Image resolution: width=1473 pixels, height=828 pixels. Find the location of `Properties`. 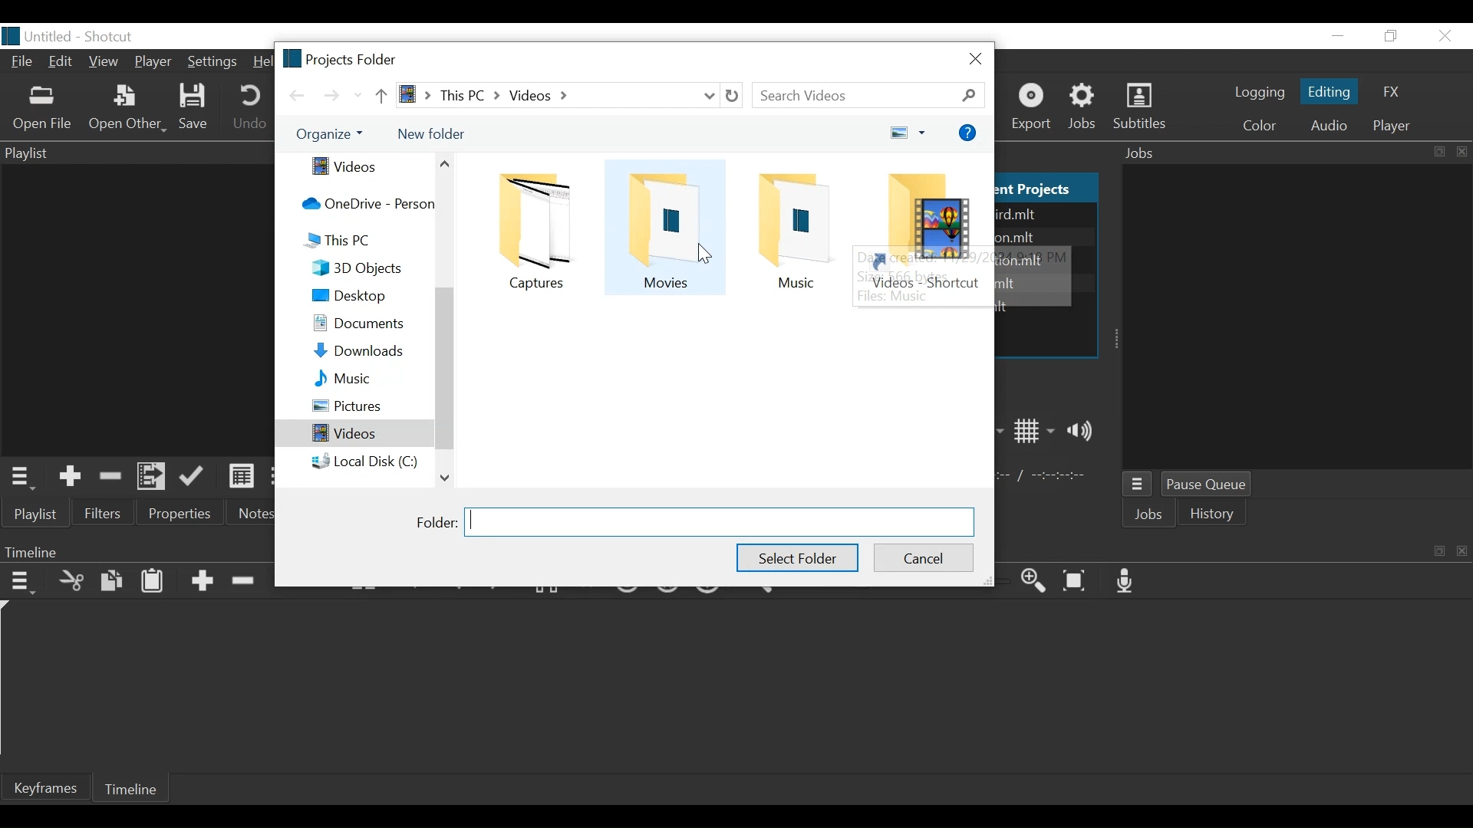

Properties is located at coordinates (181, 512).